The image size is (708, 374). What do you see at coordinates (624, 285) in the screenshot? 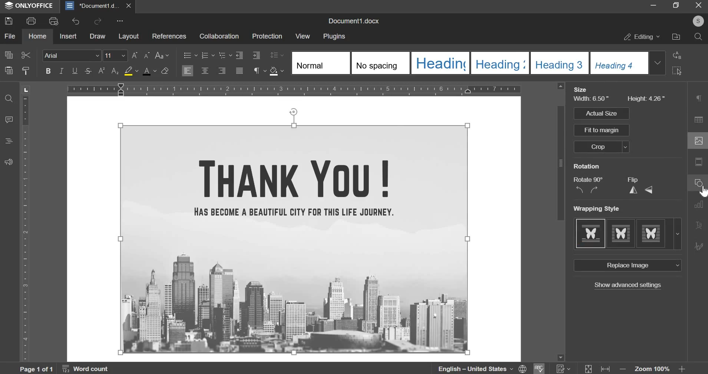
I see `show advanced settings` at bounding box center [624, 285].